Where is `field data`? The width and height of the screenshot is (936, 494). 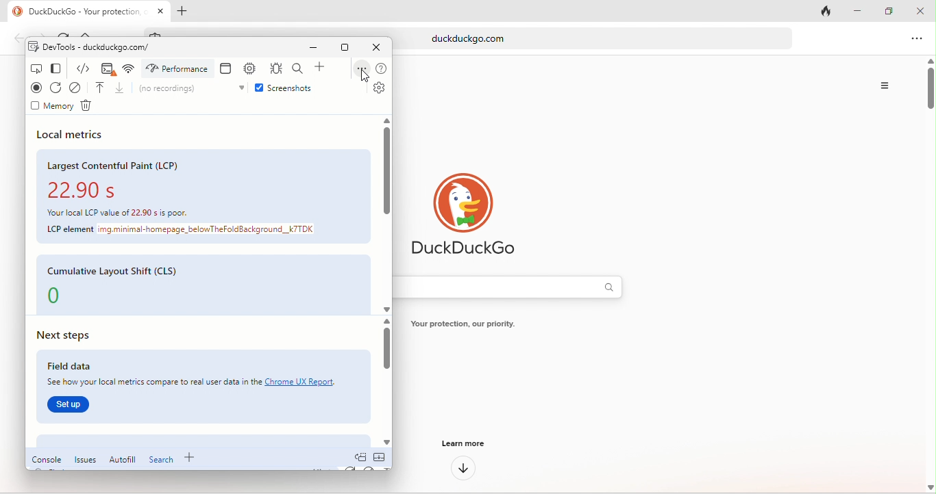
field data is located at coordinates (84, 366).